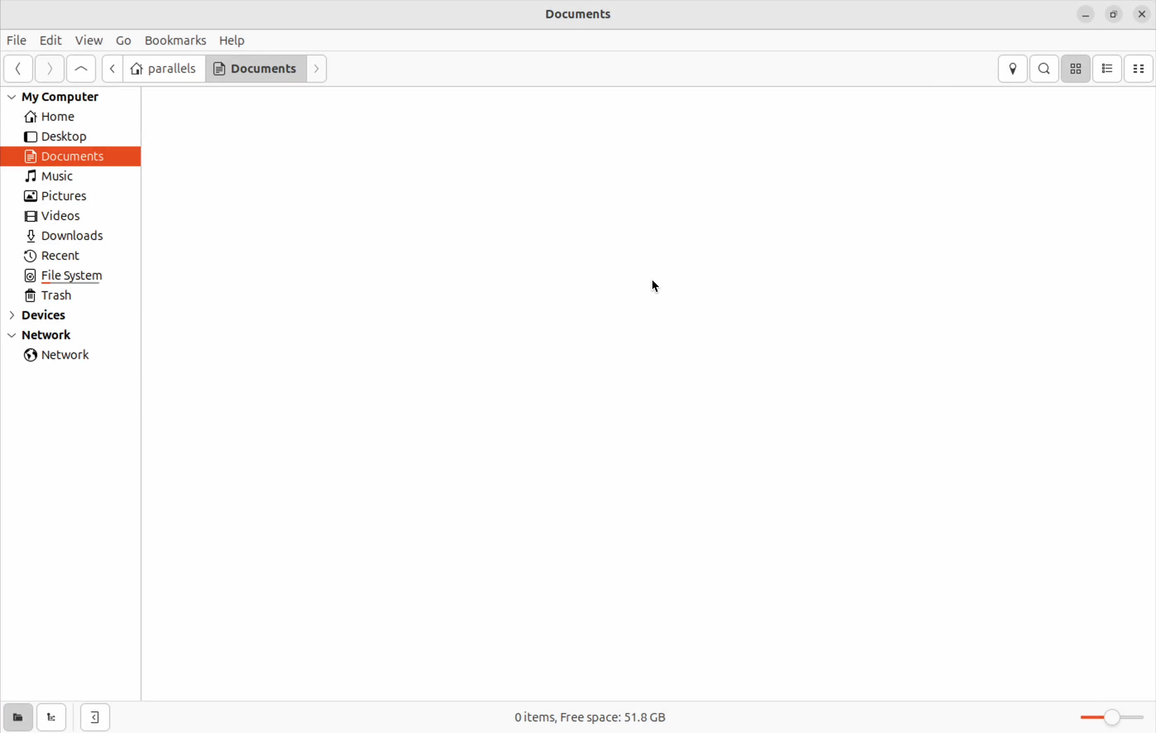 The width and height of the screenshot is (1156, 733). What do you see at coordinates (44, 315) in the screenshot?
I see `devices` at bounding box center [44, 315].